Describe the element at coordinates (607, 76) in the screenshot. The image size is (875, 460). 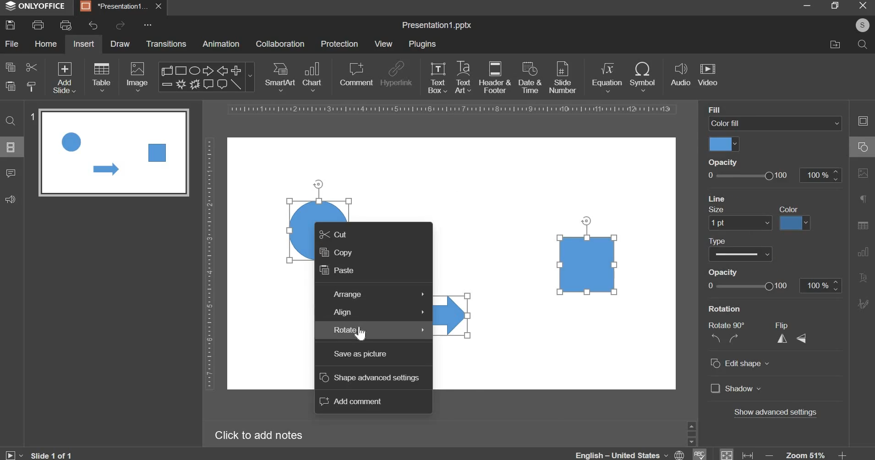
I see `equation` at that location.